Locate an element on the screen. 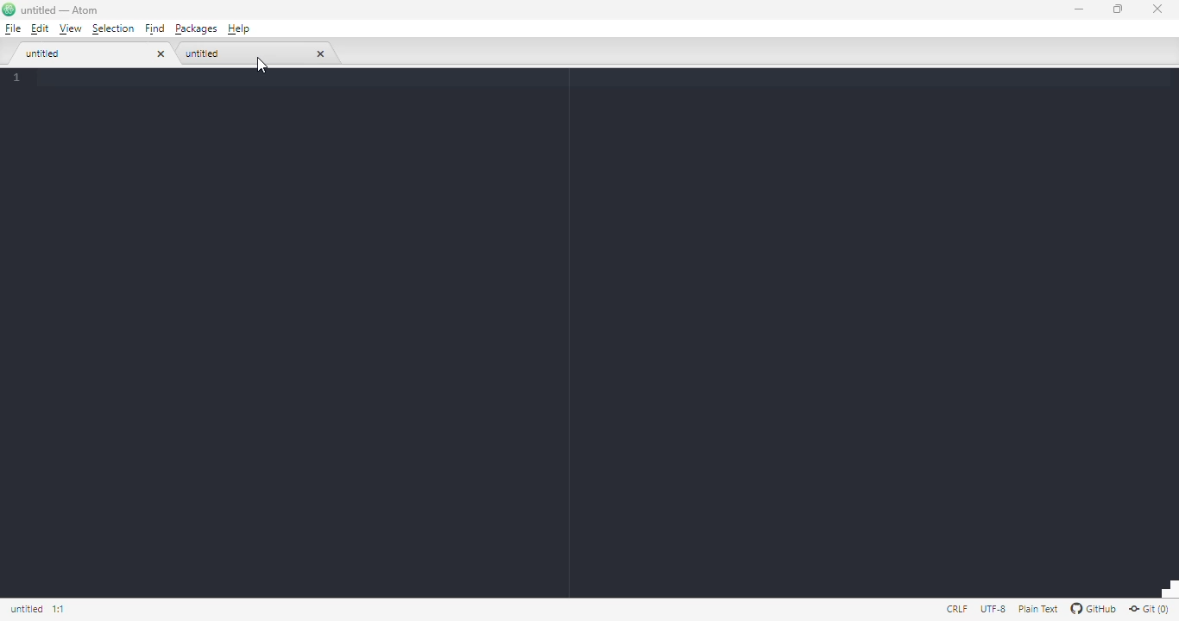  minimize is located at coordinates (1078, 9).